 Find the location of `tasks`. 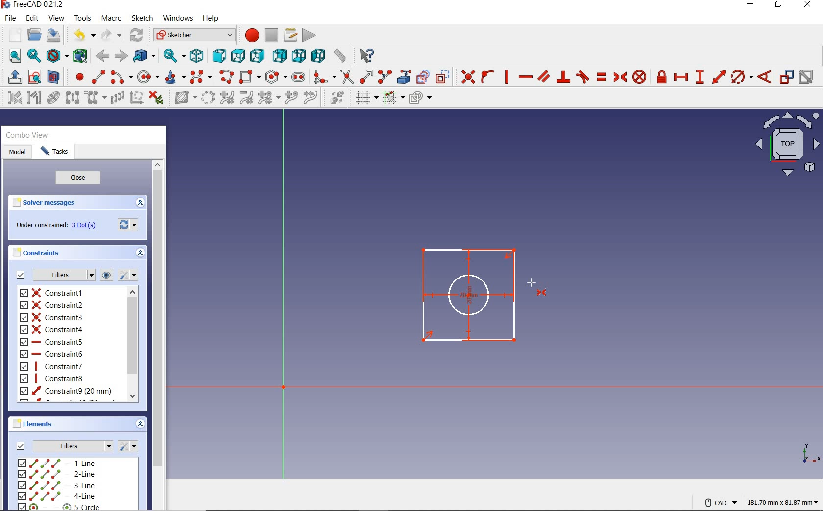

tasks is located at coordinates (56, 151).